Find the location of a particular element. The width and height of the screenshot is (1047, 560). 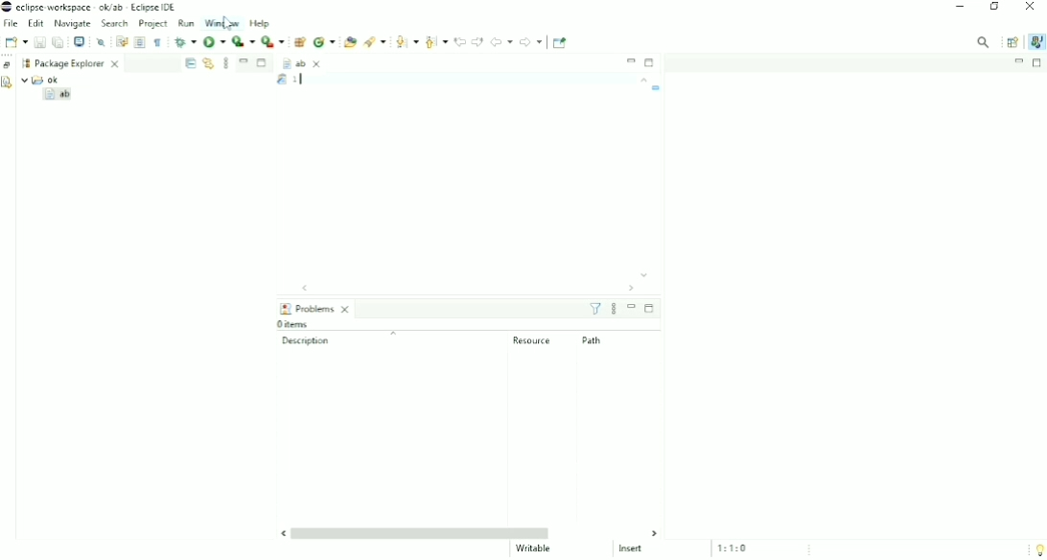

Back is located at coordinates (500, 41).